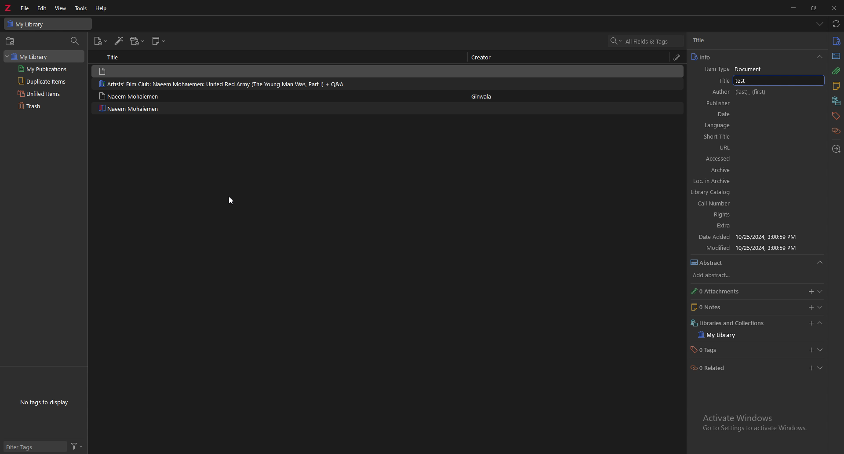 This screenshot has height=454, width=844. Describe the element at coordinates (714, 103) in the screenshot. I see `encyclopedia title` at that location.